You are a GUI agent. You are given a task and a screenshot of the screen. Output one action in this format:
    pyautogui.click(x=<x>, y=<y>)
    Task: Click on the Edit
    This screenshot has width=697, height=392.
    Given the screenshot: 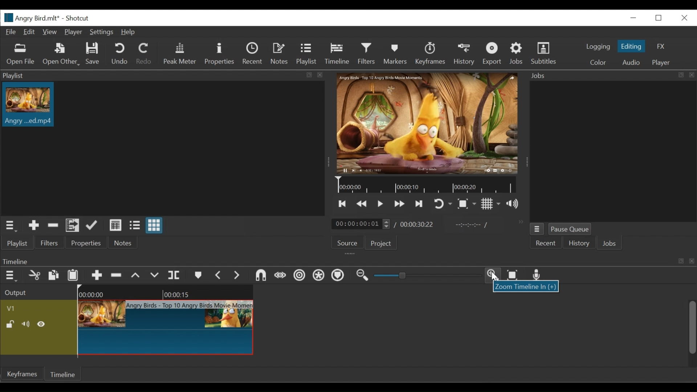 What is the action you would take?
    pyautogui.click(x=30, y=32)
    